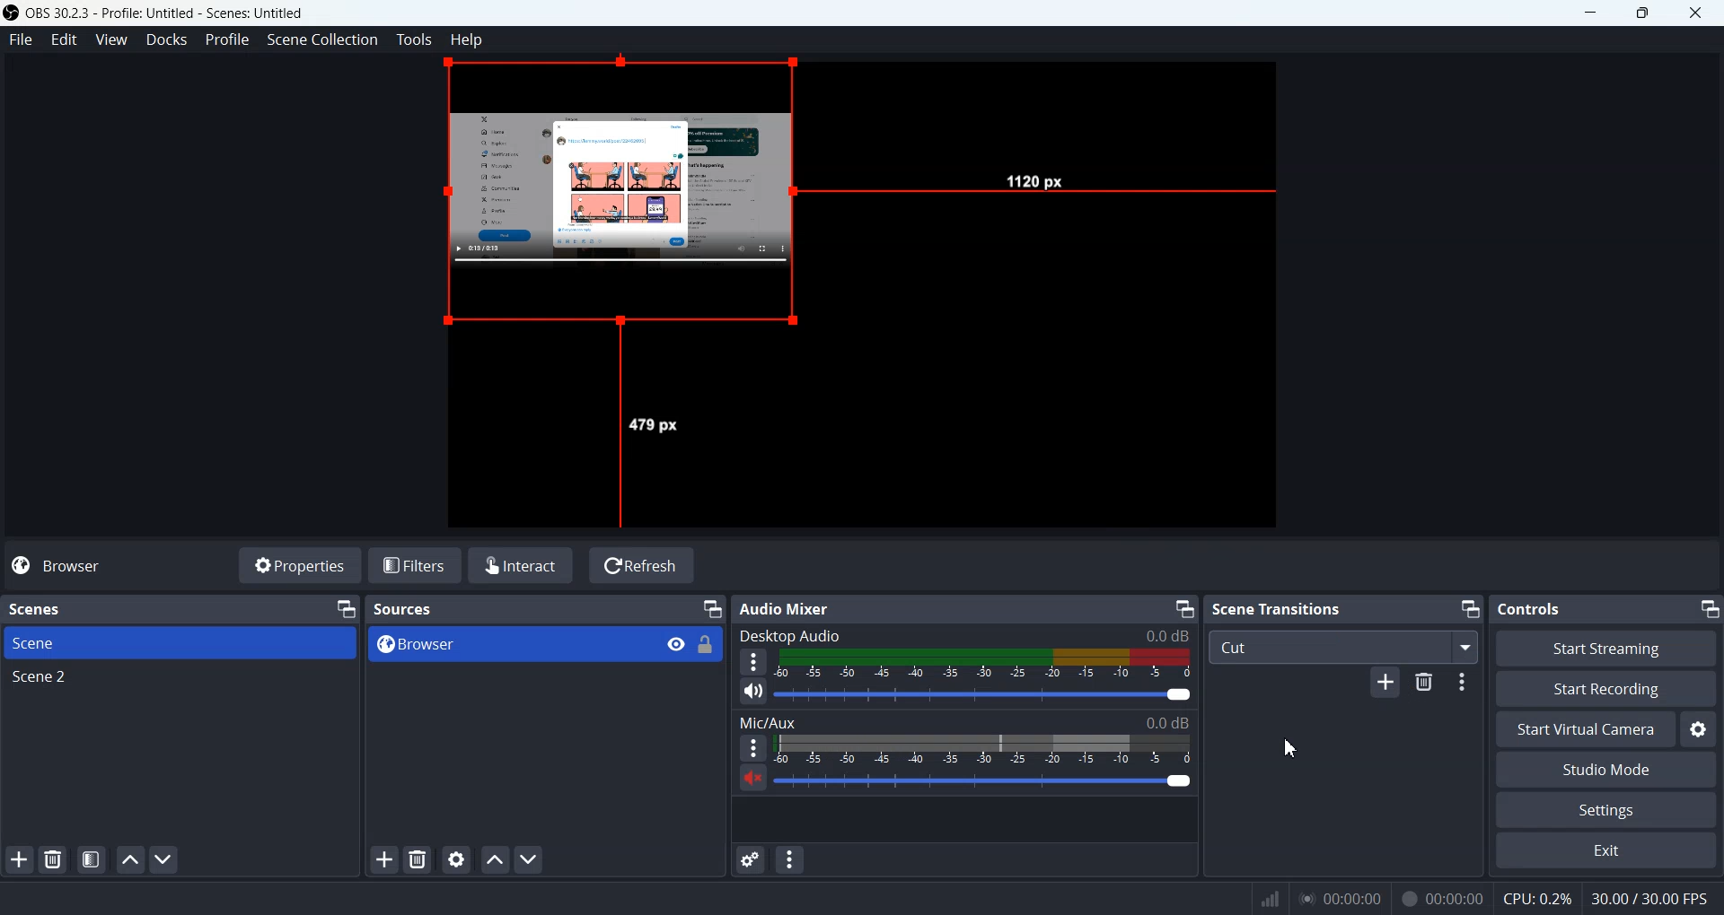 This screenshot has height=915, width=1724. What do you see at coordinates (1425, 683) in the screenshot?
I see `Remove configurable transition` at bounding box center [1425, 683].